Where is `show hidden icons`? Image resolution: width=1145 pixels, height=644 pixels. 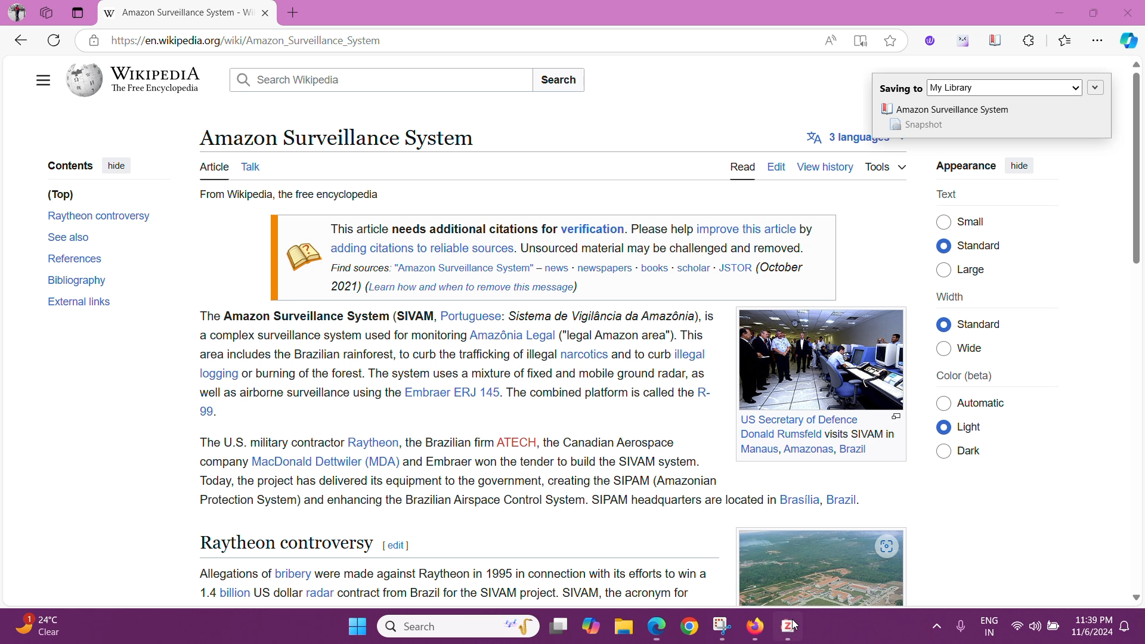
show hidden icons is located at coordinates (934, 626).